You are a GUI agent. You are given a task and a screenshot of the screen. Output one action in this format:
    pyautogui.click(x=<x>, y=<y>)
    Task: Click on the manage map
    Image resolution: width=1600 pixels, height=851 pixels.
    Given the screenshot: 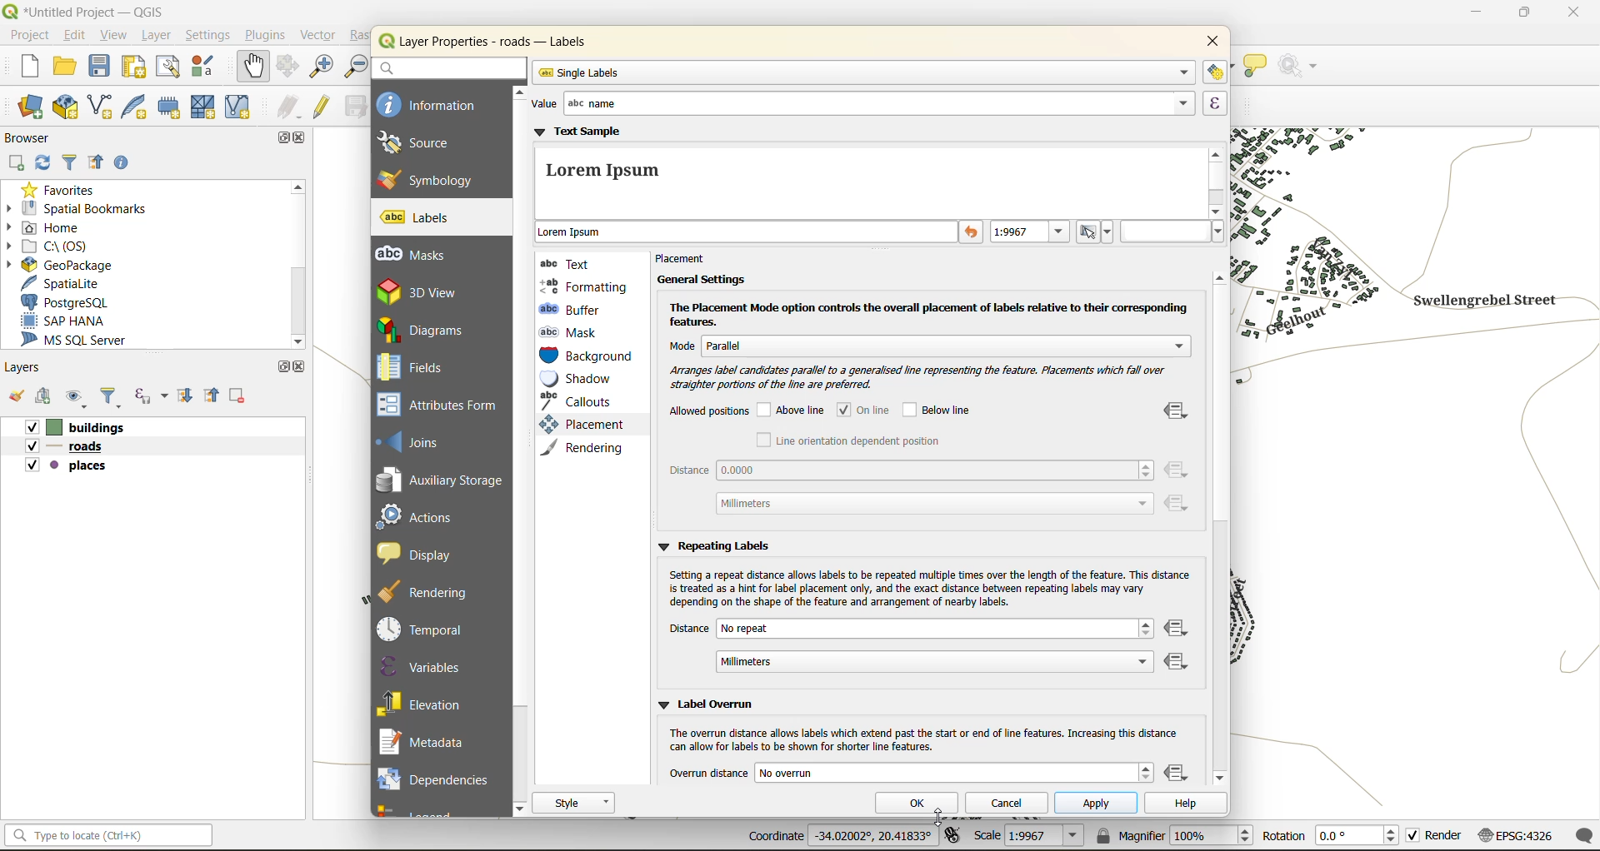 What is the action you would take?
    pyautogui.click(x=78, y=397)
    